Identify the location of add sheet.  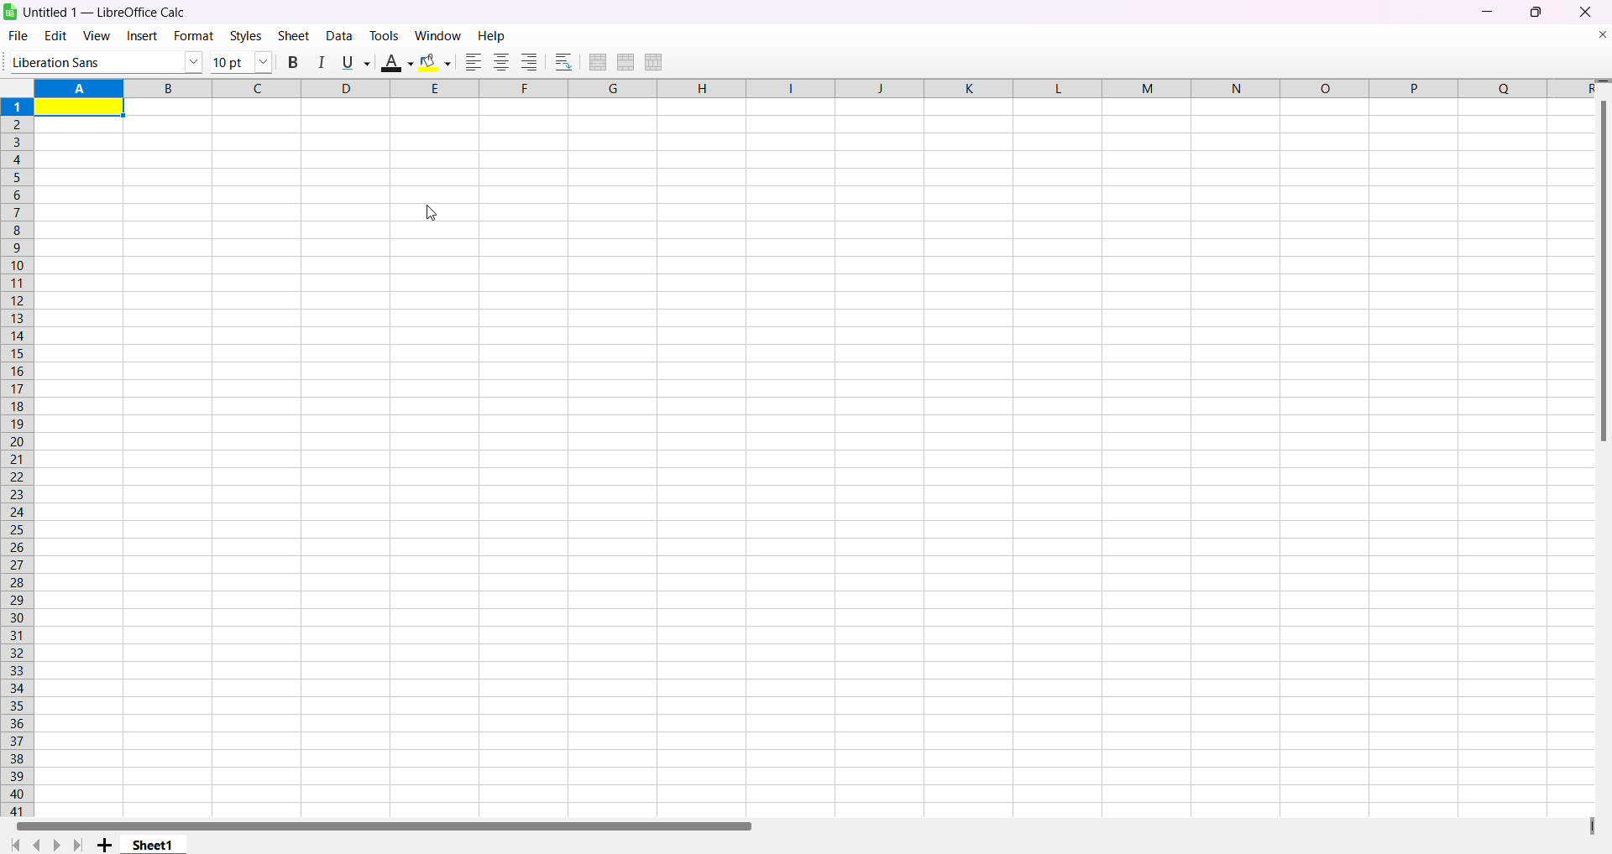
(103, 843).